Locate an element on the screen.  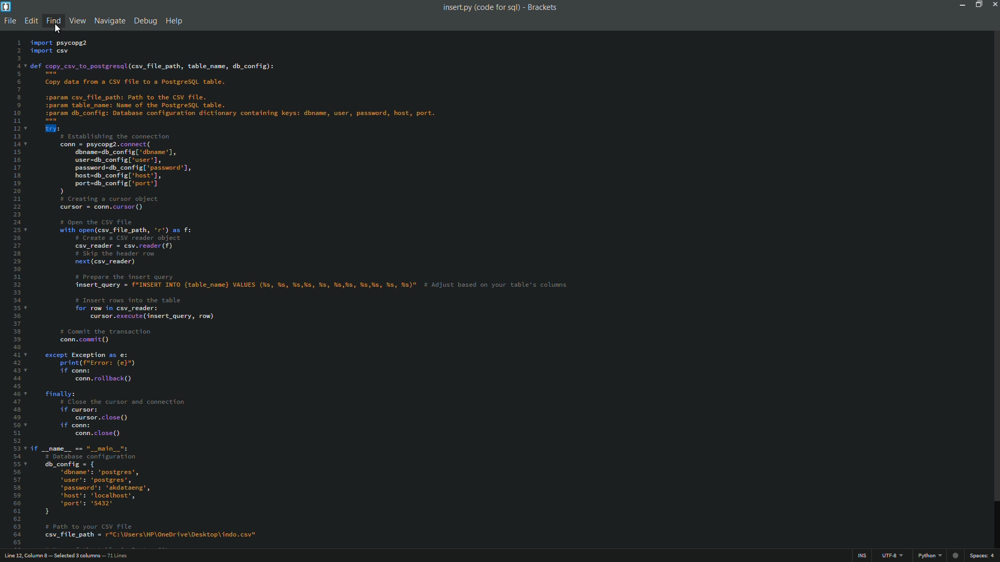
file encoding is located at coordinates (893, 557).